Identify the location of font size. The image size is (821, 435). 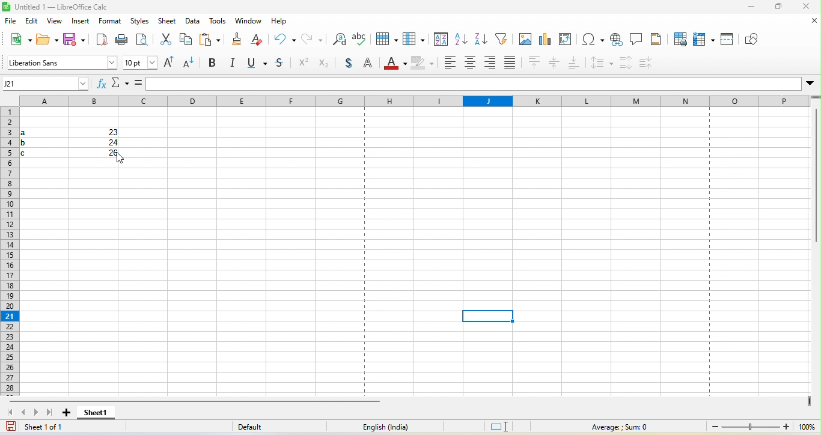
(138, 63).